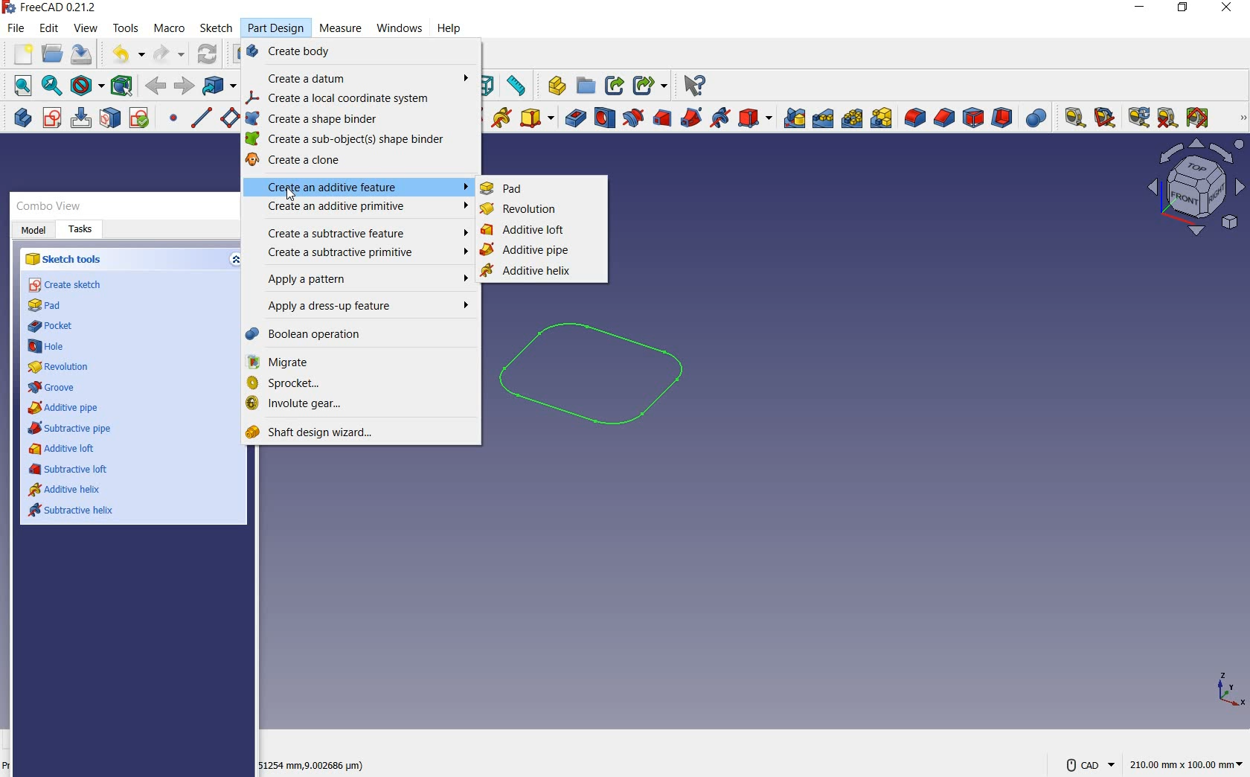 The image size is (1250, 777). What do you see at coordinates (356, 335) in the screenshot?
I see `Boolean operation` at bounding box center [356, 335].